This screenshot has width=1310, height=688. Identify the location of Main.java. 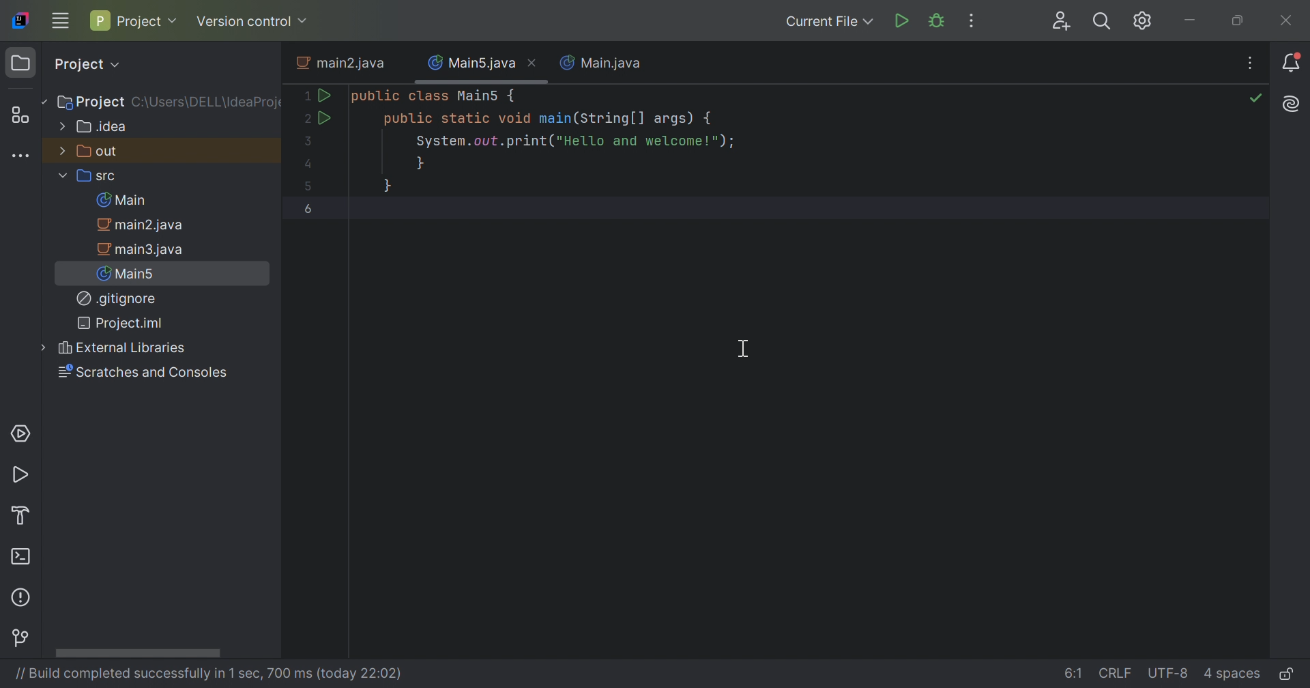
(601, 62).